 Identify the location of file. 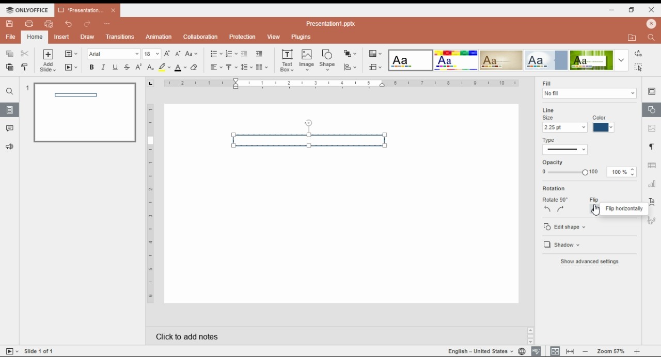
(10, 37).